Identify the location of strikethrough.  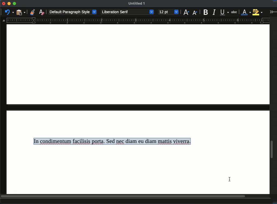
(234, 12).